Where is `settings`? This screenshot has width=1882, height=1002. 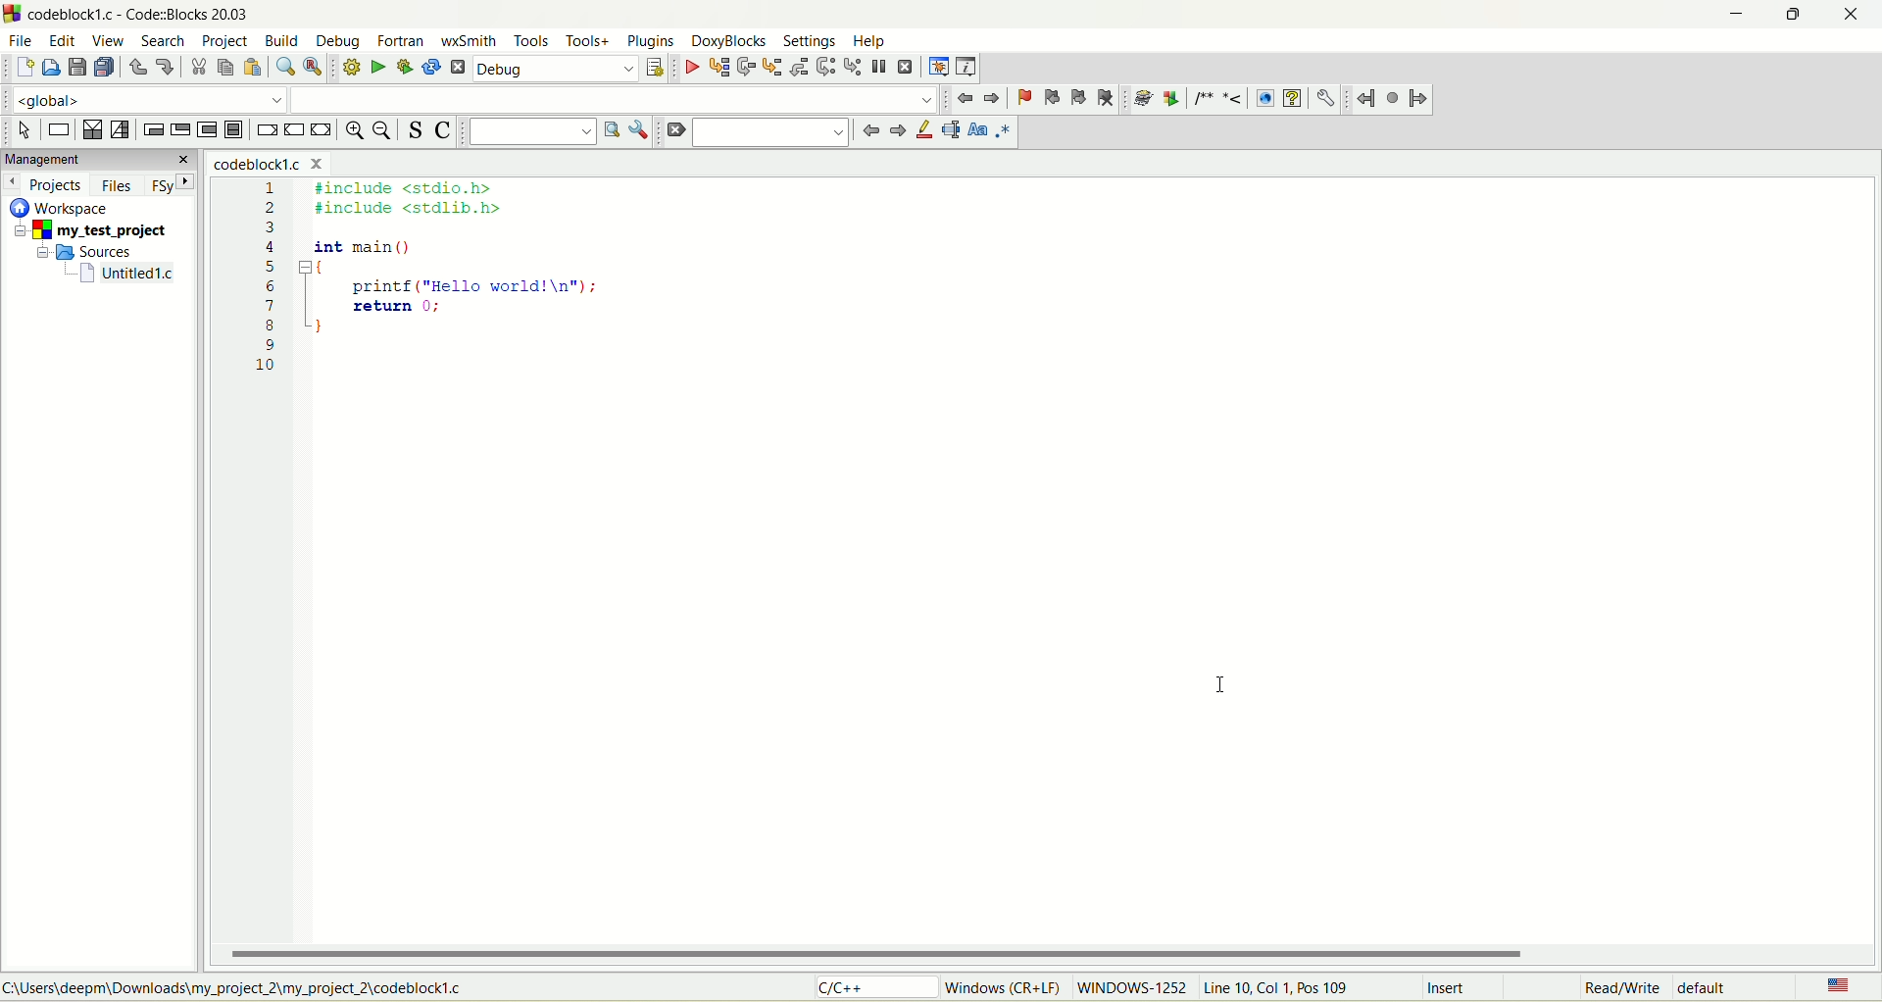 settings is located at coordinates (810, 40).